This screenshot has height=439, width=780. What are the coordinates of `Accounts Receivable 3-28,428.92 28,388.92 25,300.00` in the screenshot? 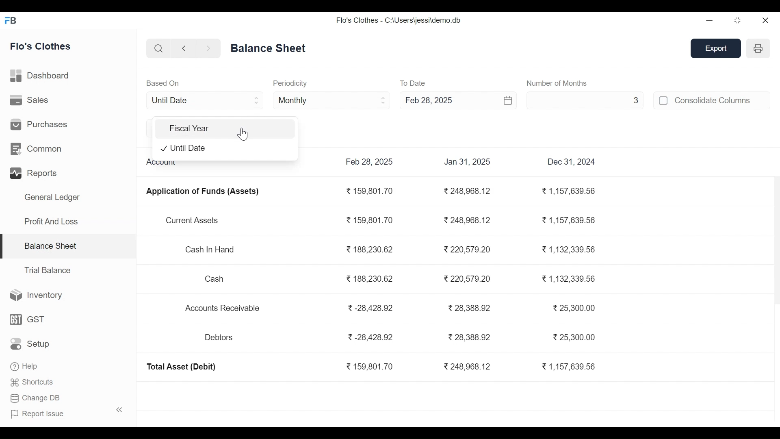 It's located at (392, 308).